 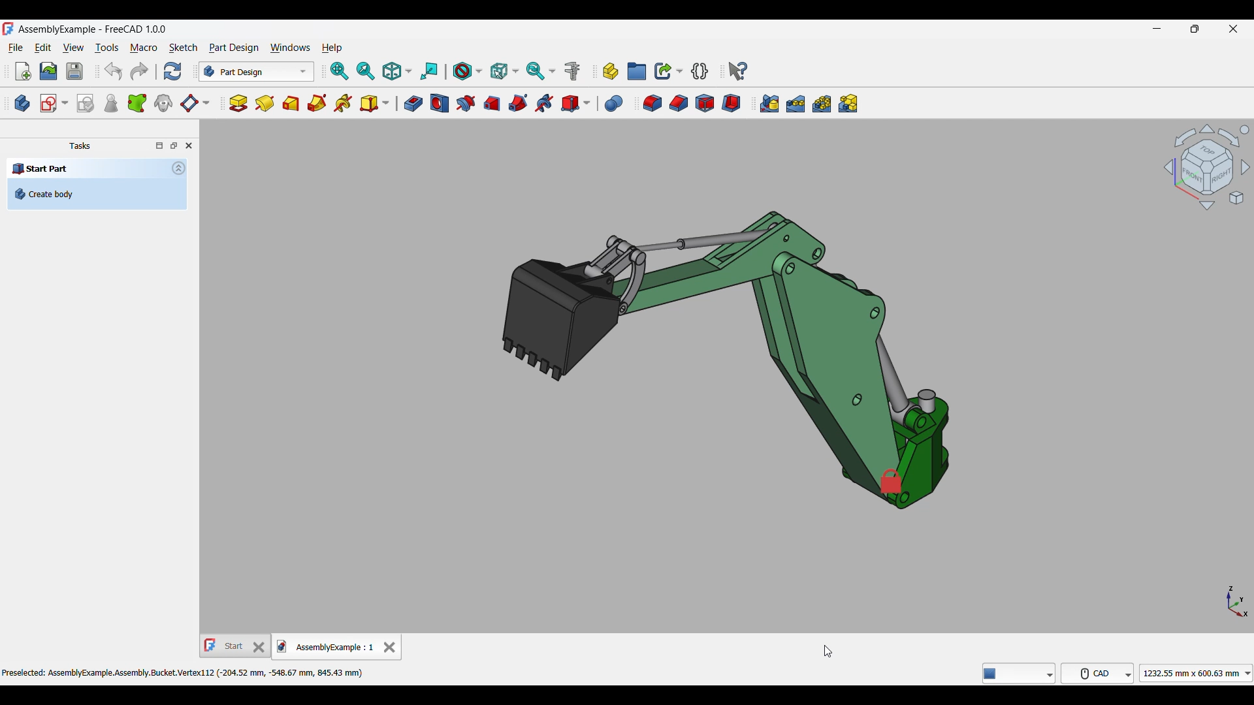 What do you see at coordinates (73, 48) in the screenshot?
I see `View menu` at bounding box center [73, 48].